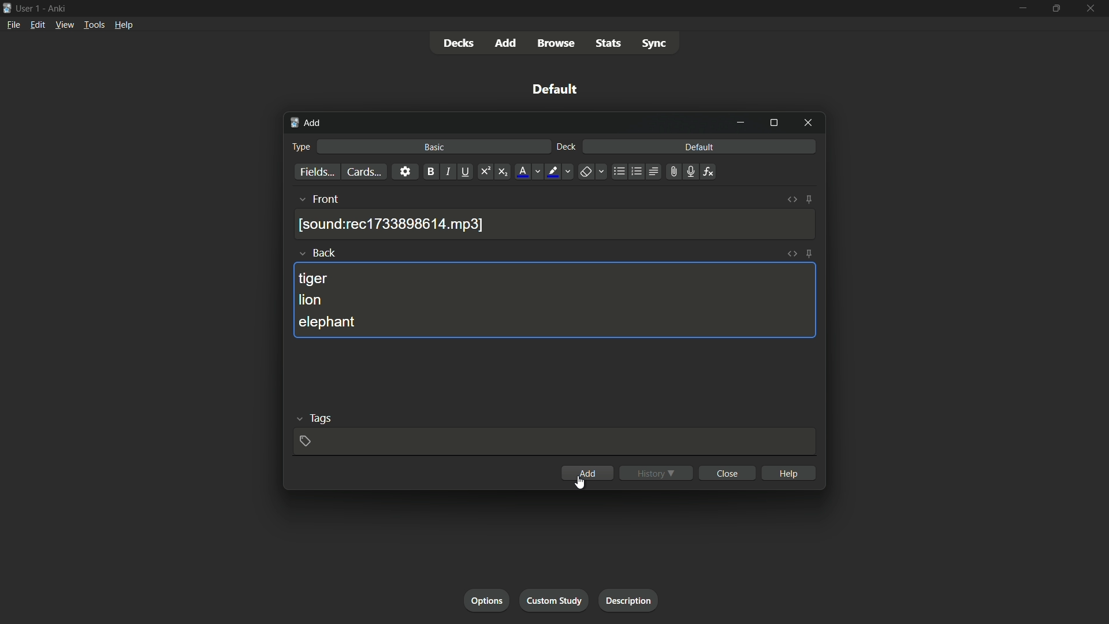 The image size is (1109, 624). Describe the element at coordinates (522, 172) in the screenshot. I see `font color` at that location.